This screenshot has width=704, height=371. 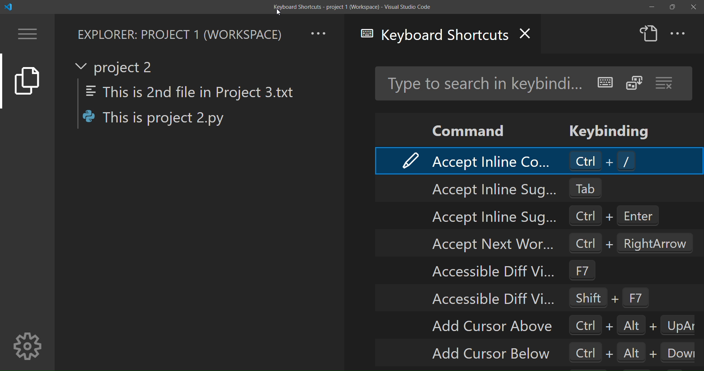 I want to click on manage, so click(x=28, y=345).